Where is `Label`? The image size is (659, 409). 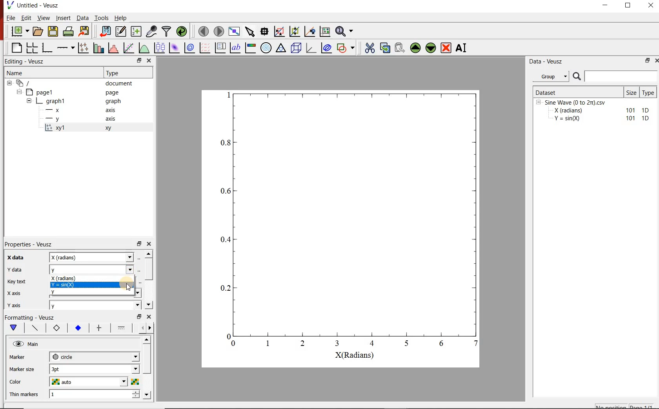
Label is located at coordinates (14, 257).